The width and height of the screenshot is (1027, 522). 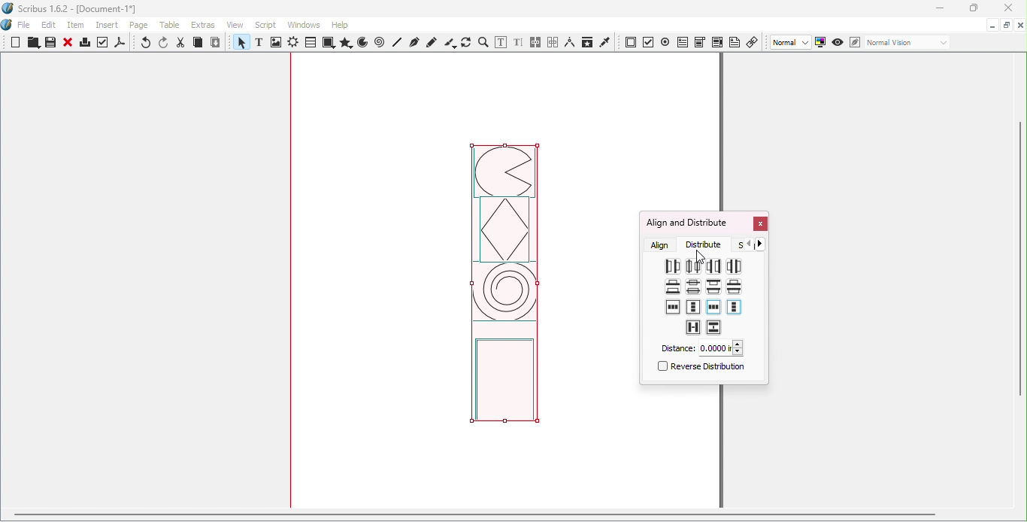 I want to click on Rotate item, so click(x=466, y=42).